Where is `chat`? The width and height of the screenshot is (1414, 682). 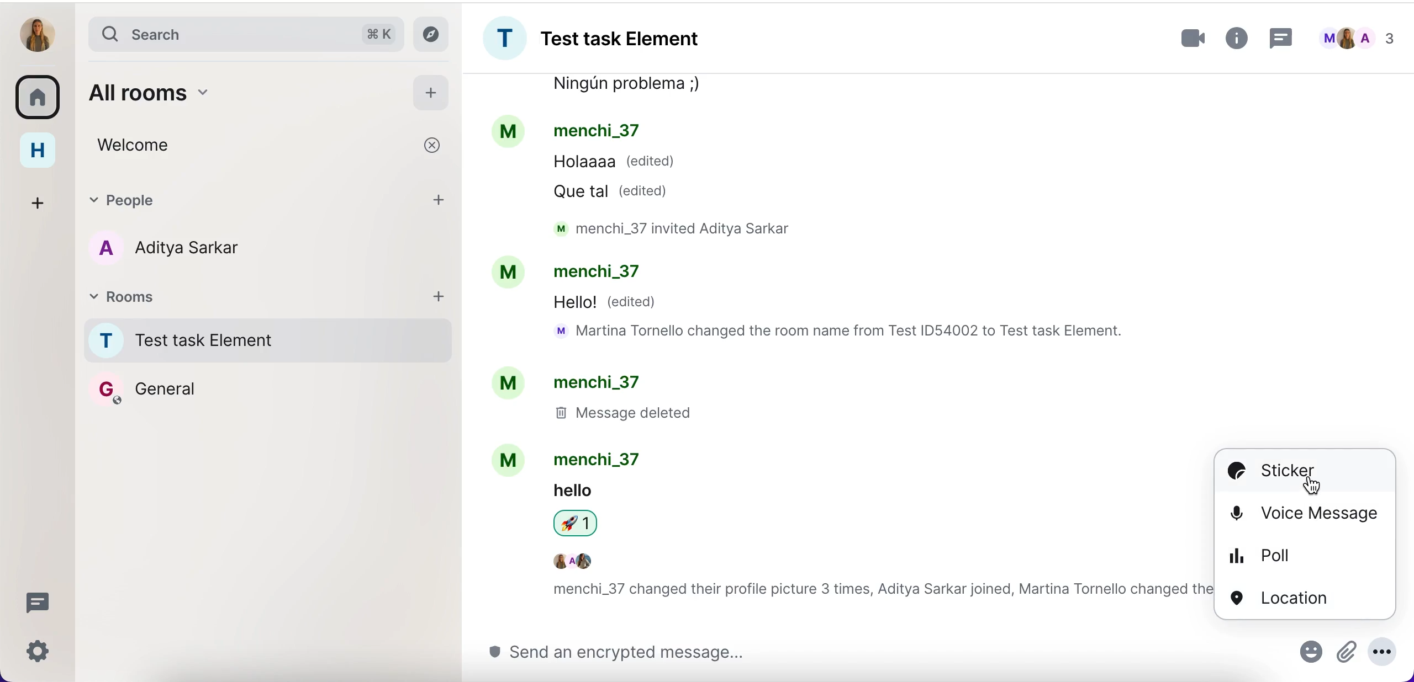
chat is located at coordinates (840, 349).